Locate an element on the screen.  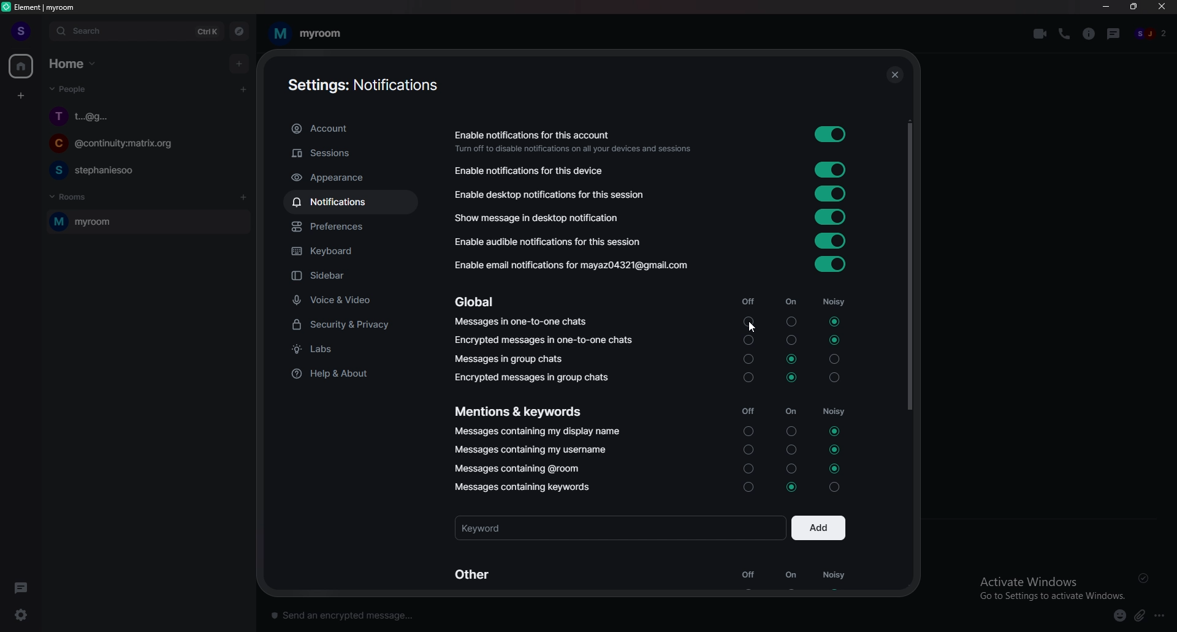
settings account is located at coordinates (363, 85).